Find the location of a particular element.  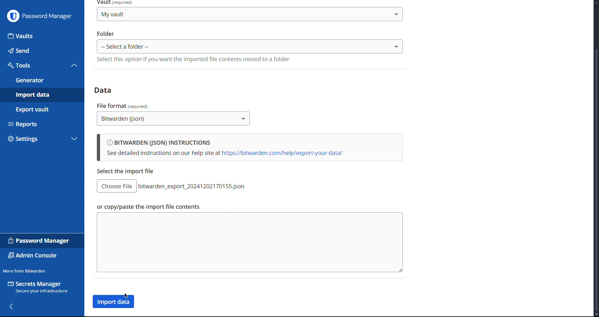

vault is located at coordinates (116, 3).